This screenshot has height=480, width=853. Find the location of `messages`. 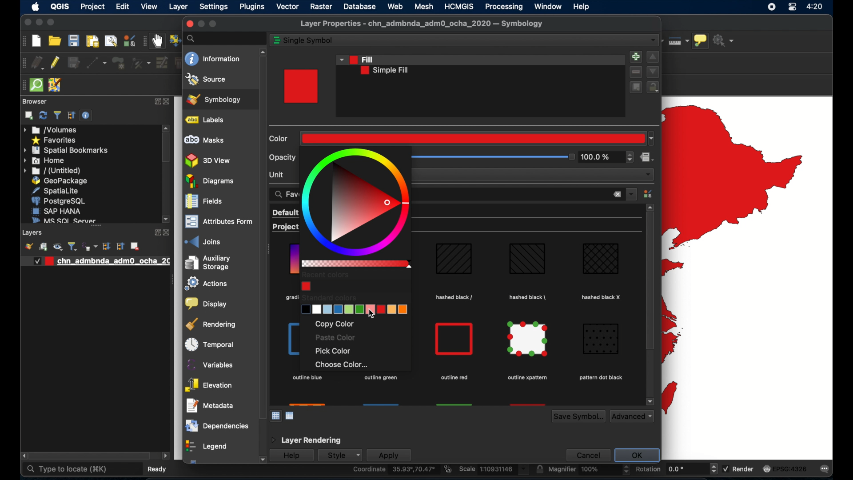

messages is located at coordinates (826, 469).